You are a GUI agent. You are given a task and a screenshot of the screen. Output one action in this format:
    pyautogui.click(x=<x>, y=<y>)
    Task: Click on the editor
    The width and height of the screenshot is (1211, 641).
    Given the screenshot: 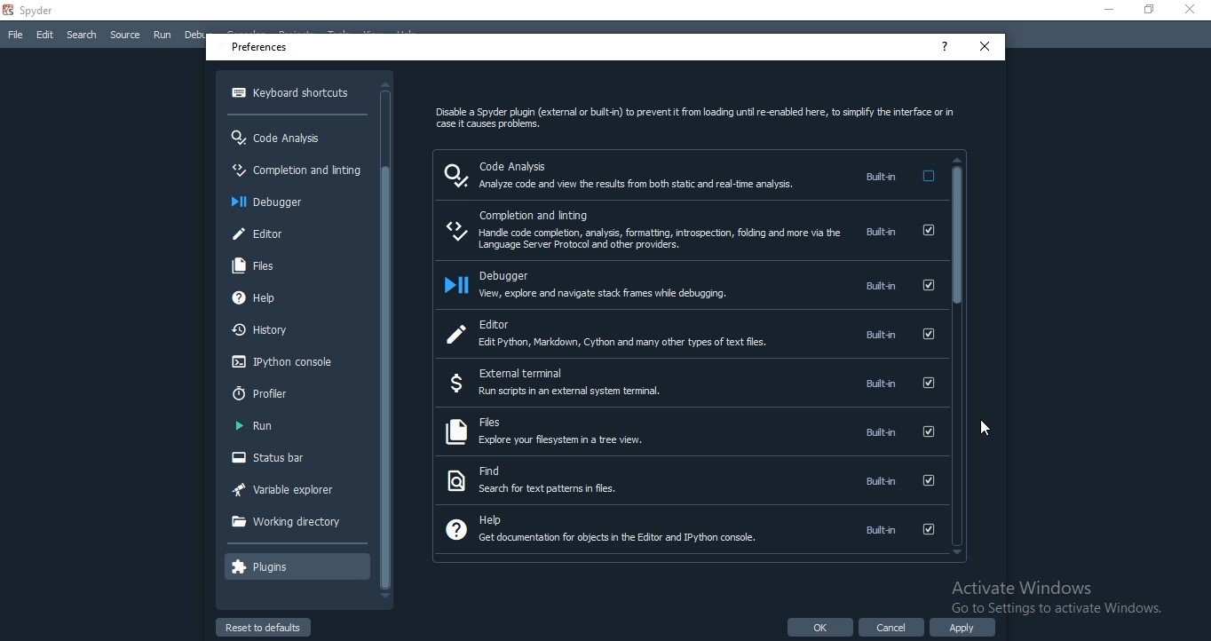 What is the action you would take?
    pyautogui.click(x=292, y=233)
    